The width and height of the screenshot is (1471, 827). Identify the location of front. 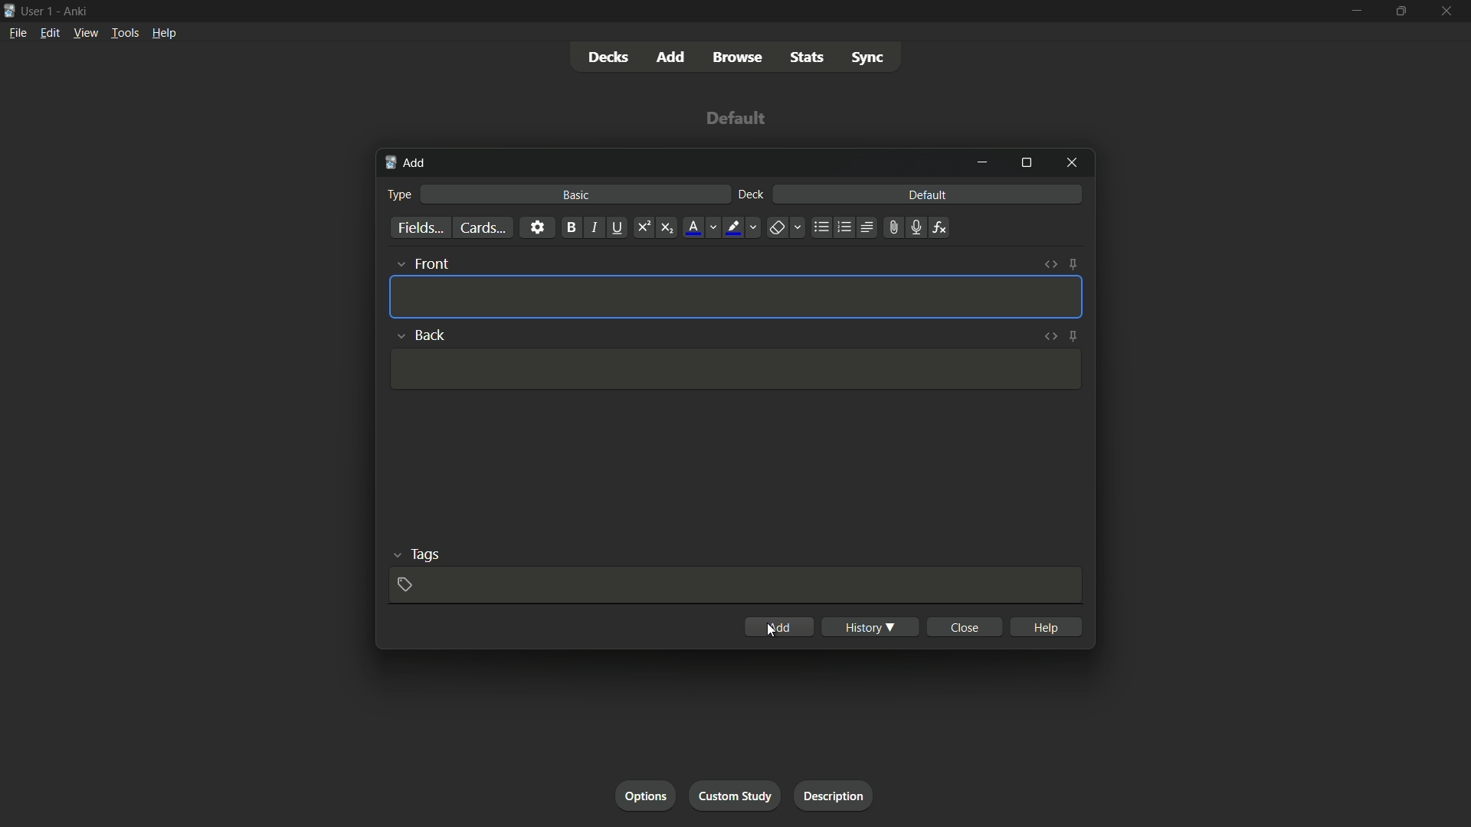
(421, 263).